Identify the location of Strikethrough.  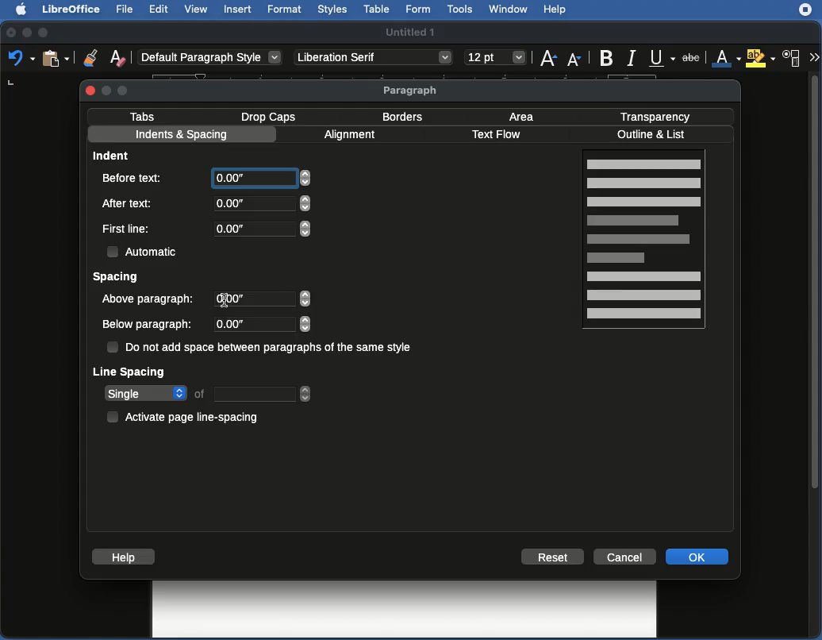
(694, 58).